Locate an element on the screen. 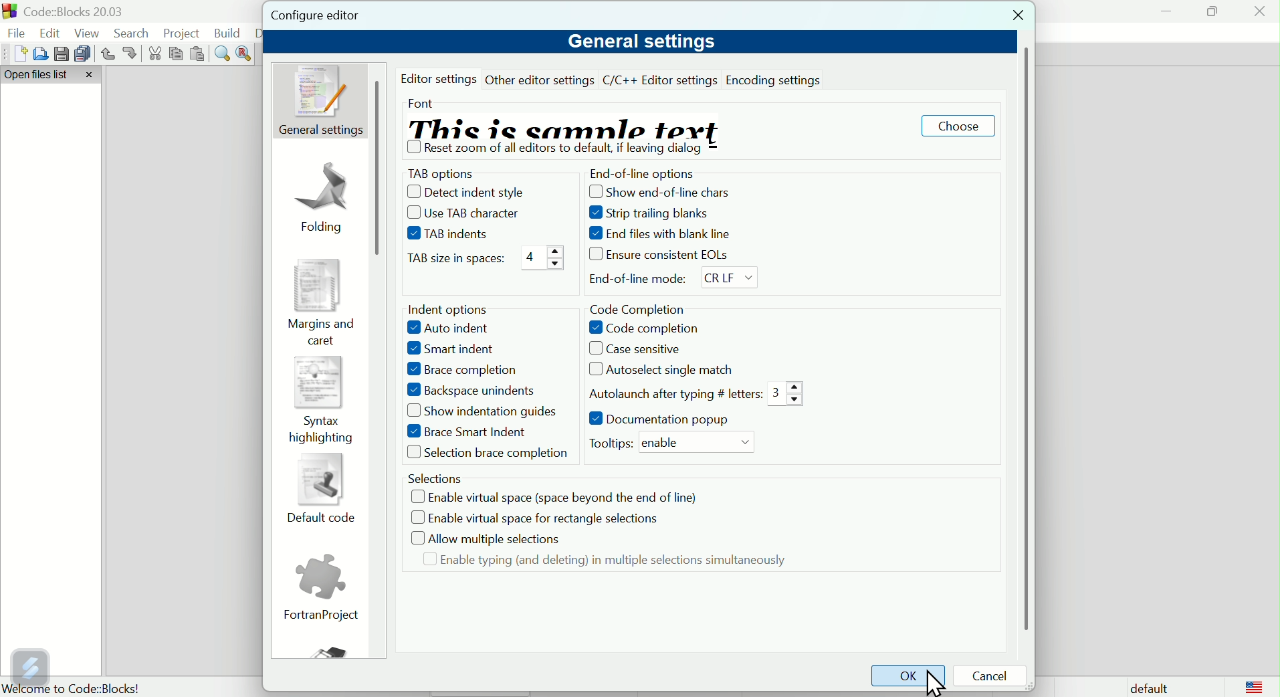  Code completion is located at coordinates (639, 308).